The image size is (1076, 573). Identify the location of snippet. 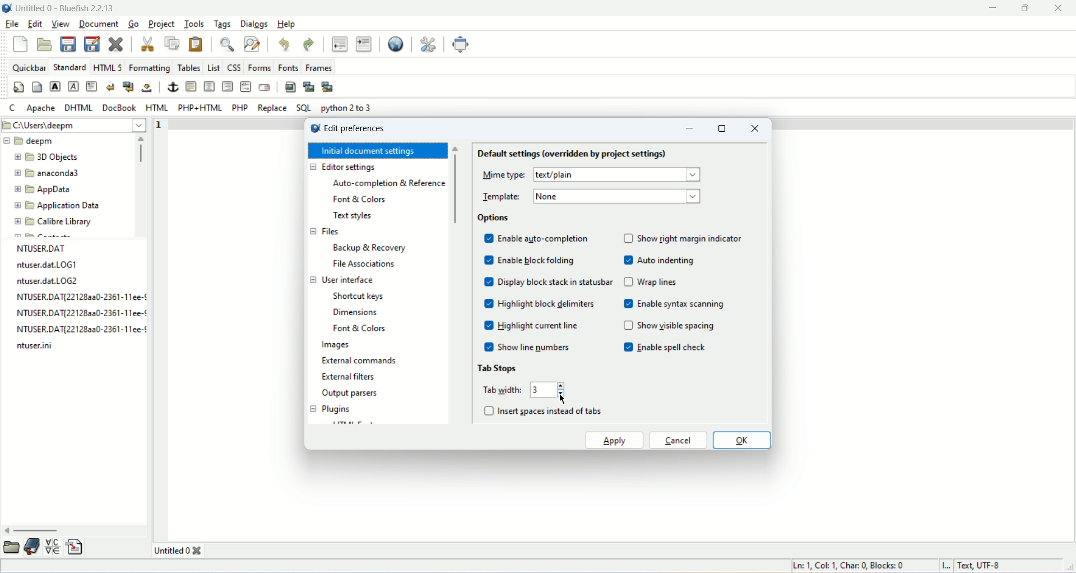
(76, 547).